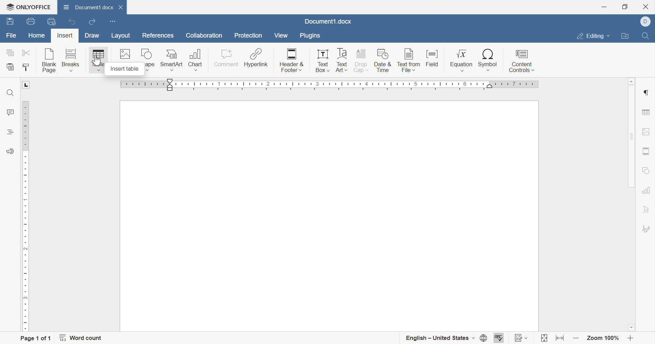 The height and width of the screenshot is (344, 655). I want to click on Symbol, so click(489, 59).